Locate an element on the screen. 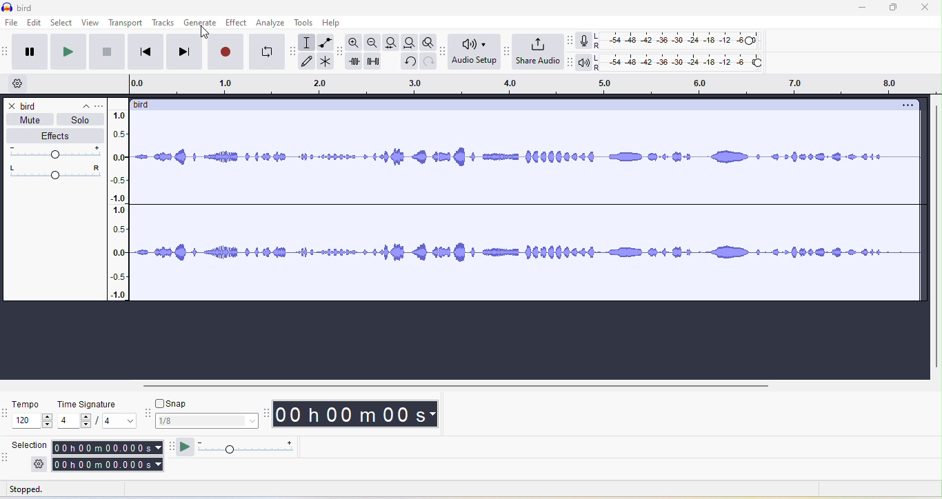  close is located at coordinates (12, 106).